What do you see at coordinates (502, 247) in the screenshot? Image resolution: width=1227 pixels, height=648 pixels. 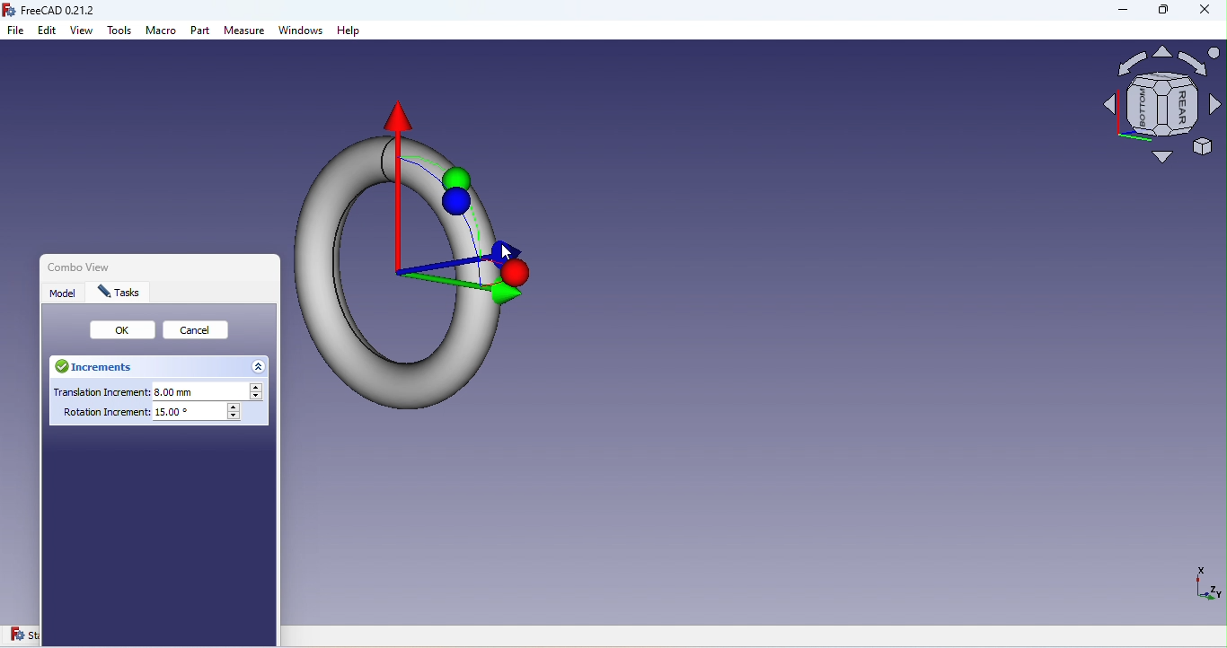 I see `Move to Z-axis` at bounding box center [502, 247].